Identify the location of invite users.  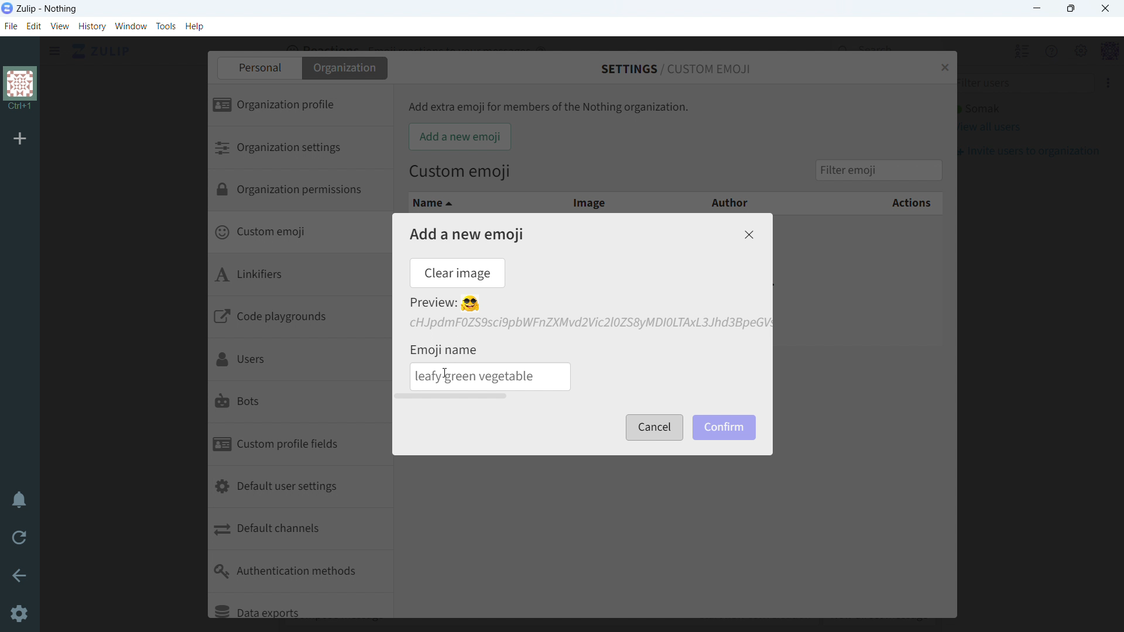
(1027, 151).